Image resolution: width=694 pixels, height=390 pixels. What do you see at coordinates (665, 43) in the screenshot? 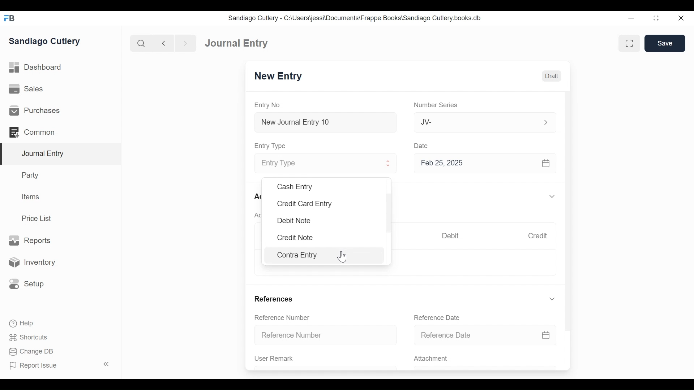
I see `Save` at bounding box center [665, 43].